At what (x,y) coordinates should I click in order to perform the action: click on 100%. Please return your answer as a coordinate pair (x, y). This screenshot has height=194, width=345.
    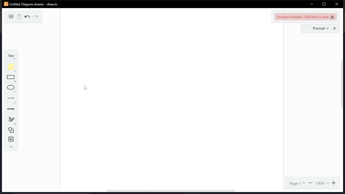
    Looking at the image, I should click on (322, 183).